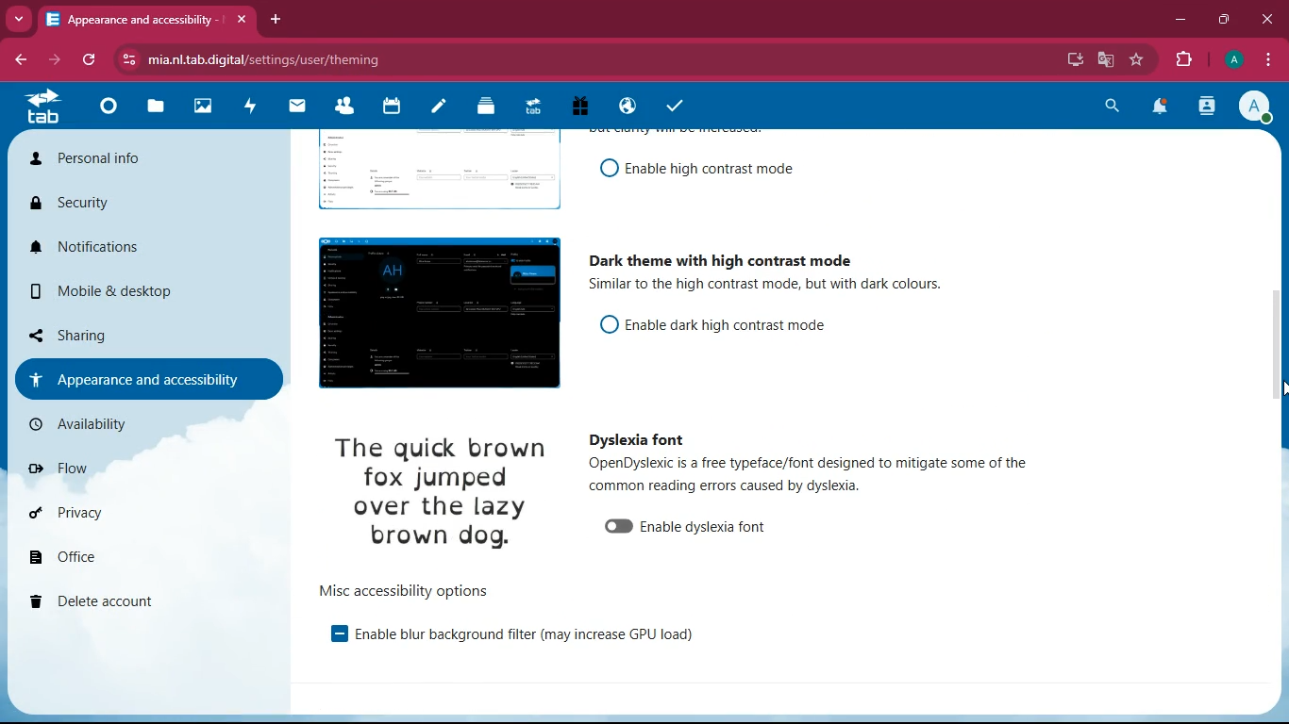  What do you see at coordinates (46, 106) in the screenshot?
I see `tab` at bounding box center [46, 106].